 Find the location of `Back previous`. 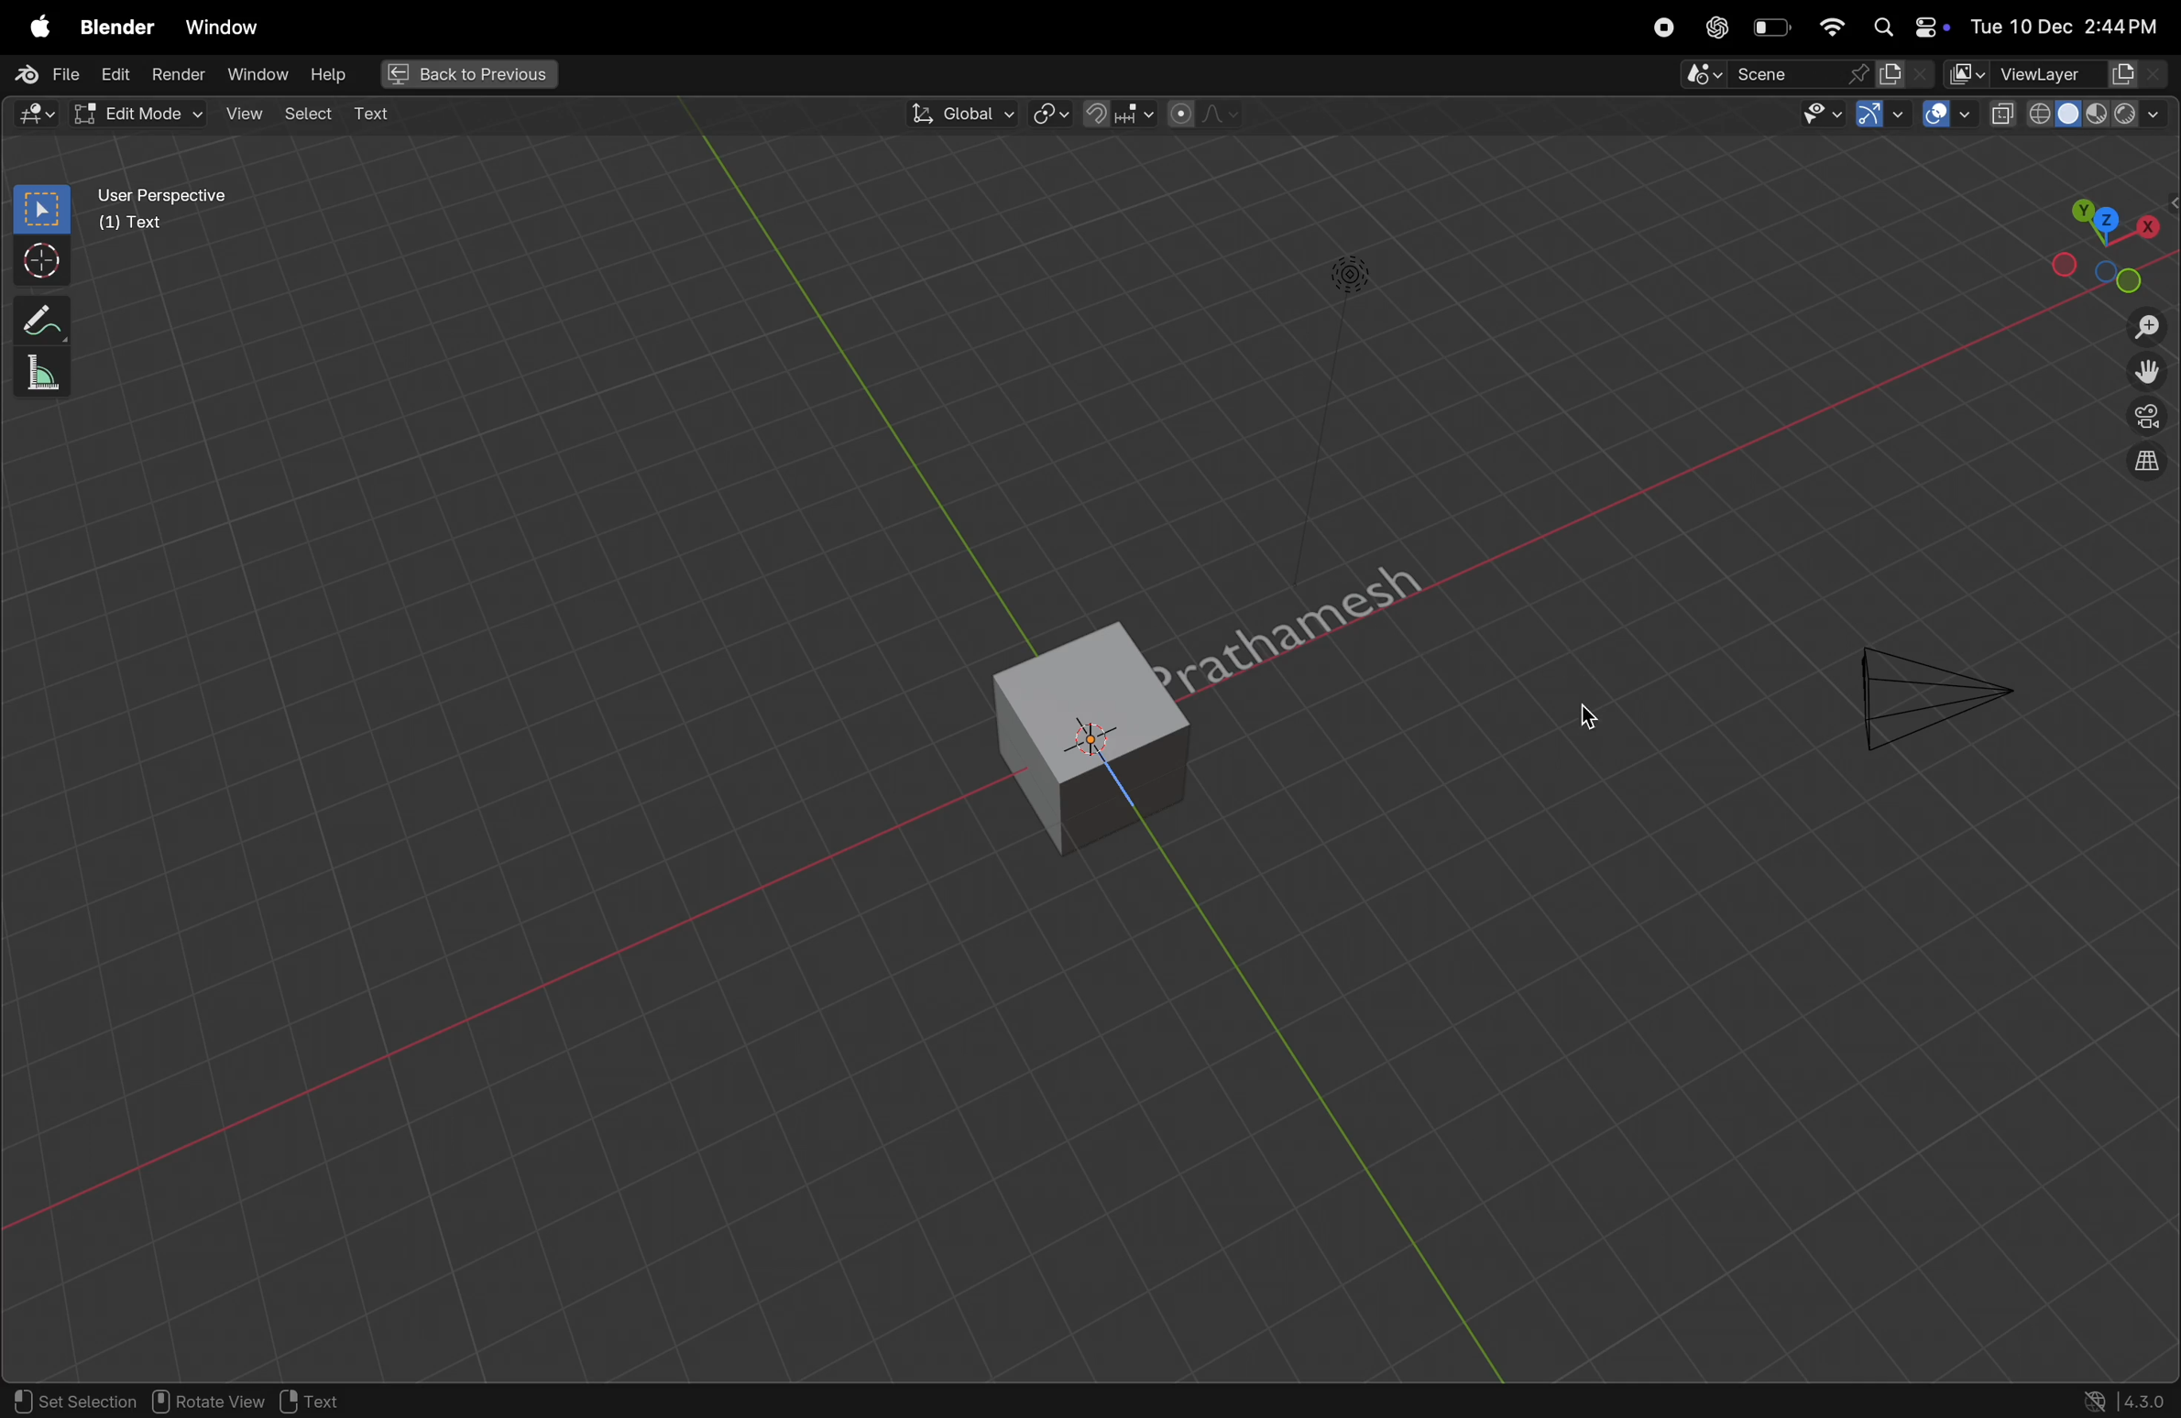

Back previous is located at coordinates (469, 75).